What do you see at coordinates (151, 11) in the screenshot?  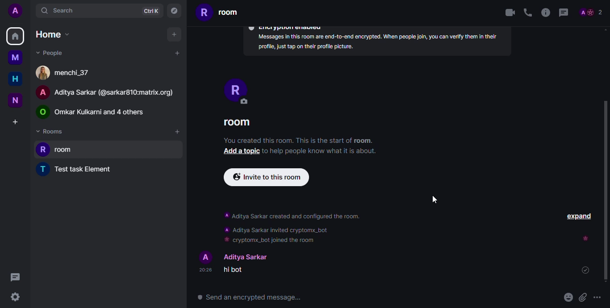 I see `ctrlK` at bounding box center [151, 11].